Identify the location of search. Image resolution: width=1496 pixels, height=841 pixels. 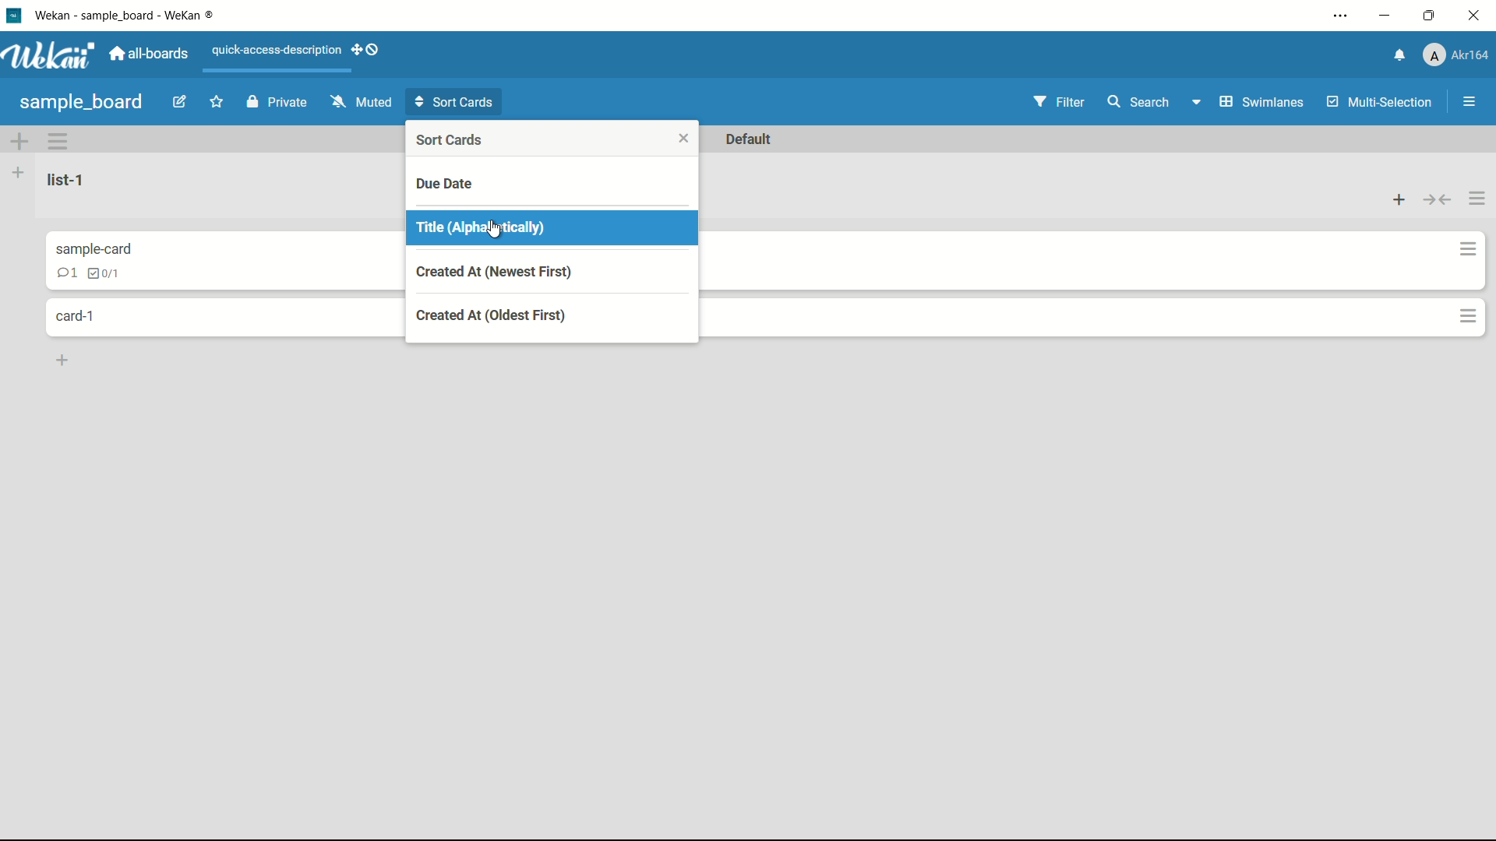
(1138, 101).